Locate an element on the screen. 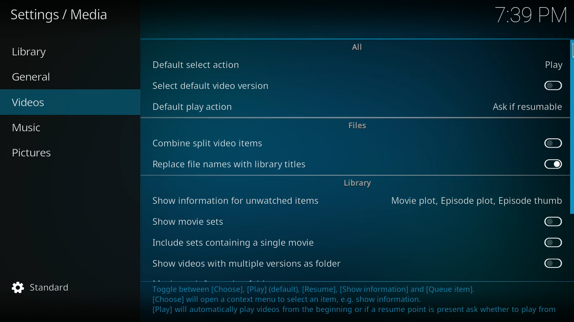 The height and width of the screenshot is (322, 574). combine split video is located at coordinates (212, 142).